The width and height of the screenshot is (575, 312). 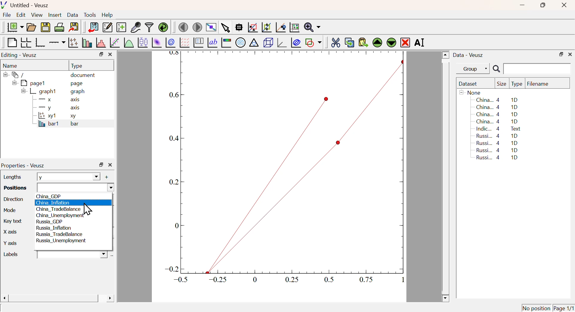 I want to click on Plot Box Plots, so click(x=142, y=42).